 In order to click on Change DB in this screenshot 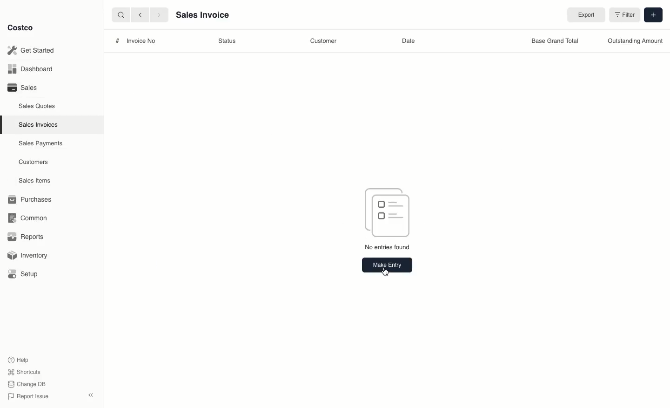, I will do `click(25, 383)`.